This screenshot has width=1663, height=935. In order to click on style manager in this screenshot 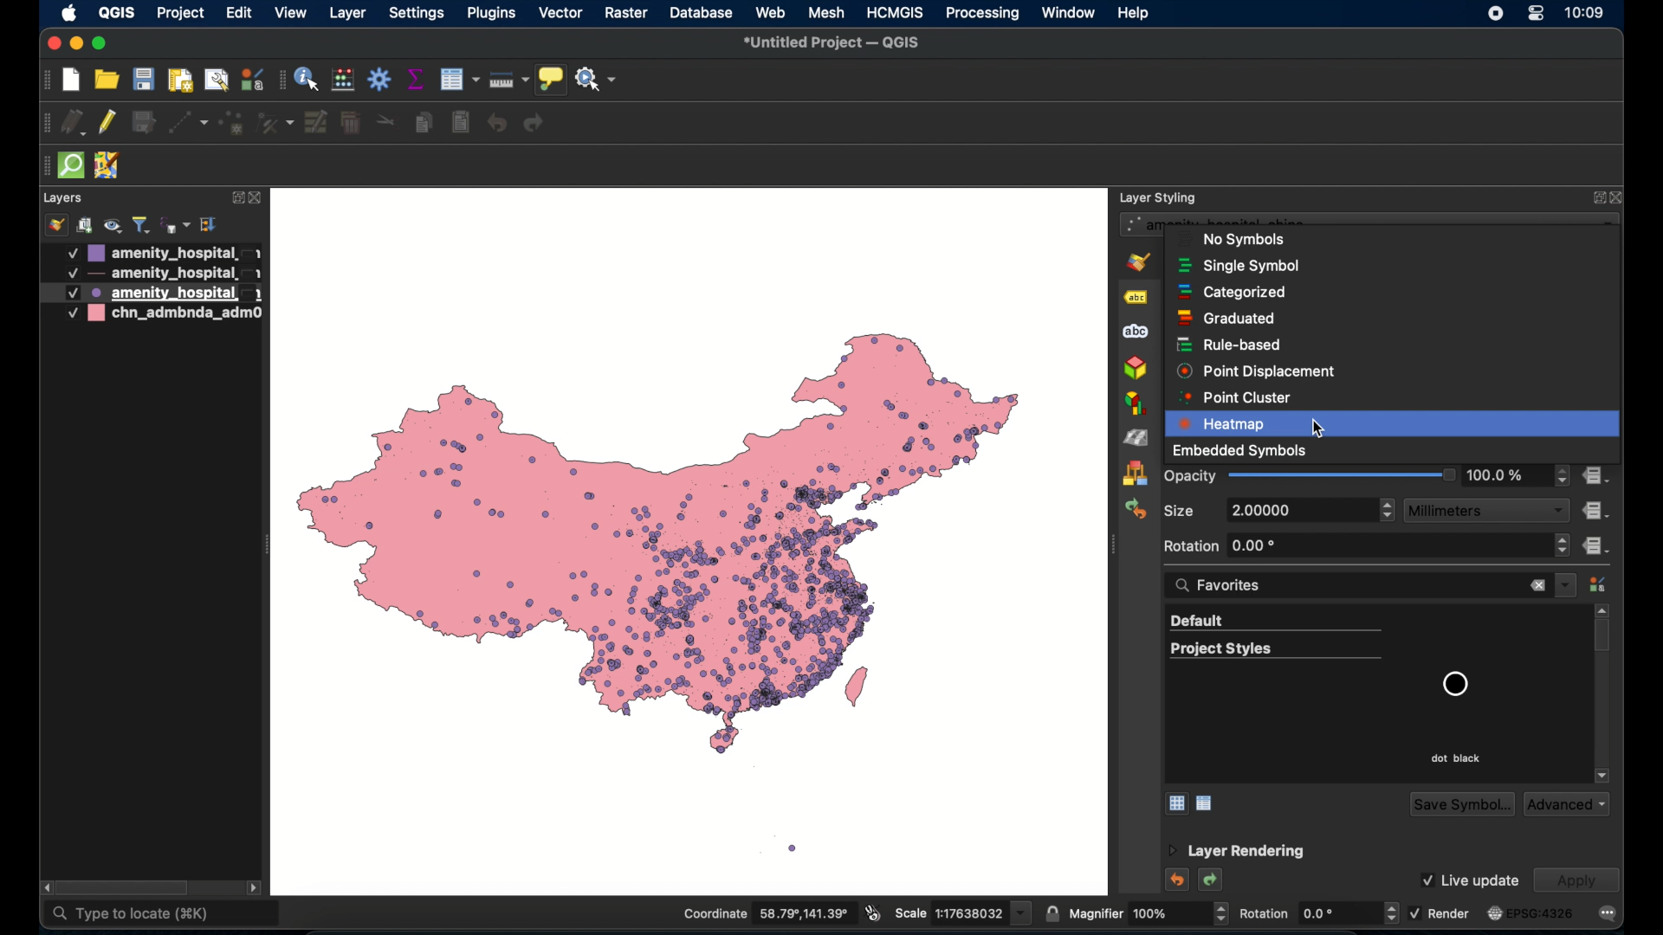, I will do `click(254, 79)`.